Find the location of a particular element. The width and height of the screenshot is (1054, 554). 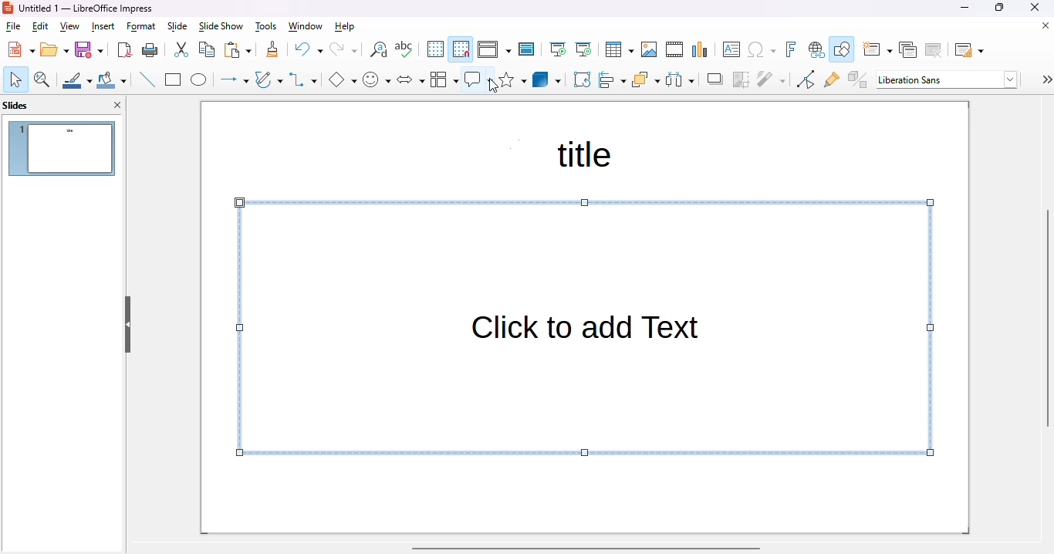

help is located at coordinates (345, 27).